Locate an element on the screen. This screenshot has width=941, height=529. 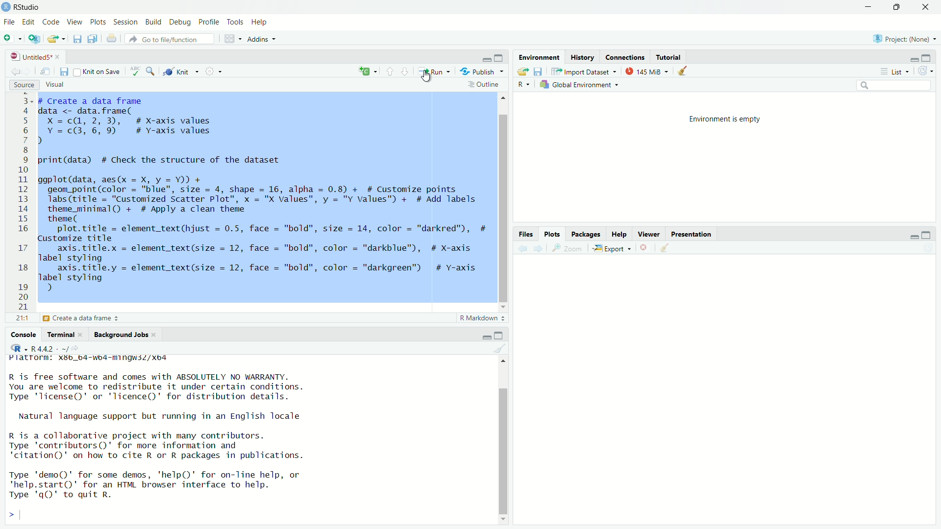
debug is located at coordinates (153, 22).